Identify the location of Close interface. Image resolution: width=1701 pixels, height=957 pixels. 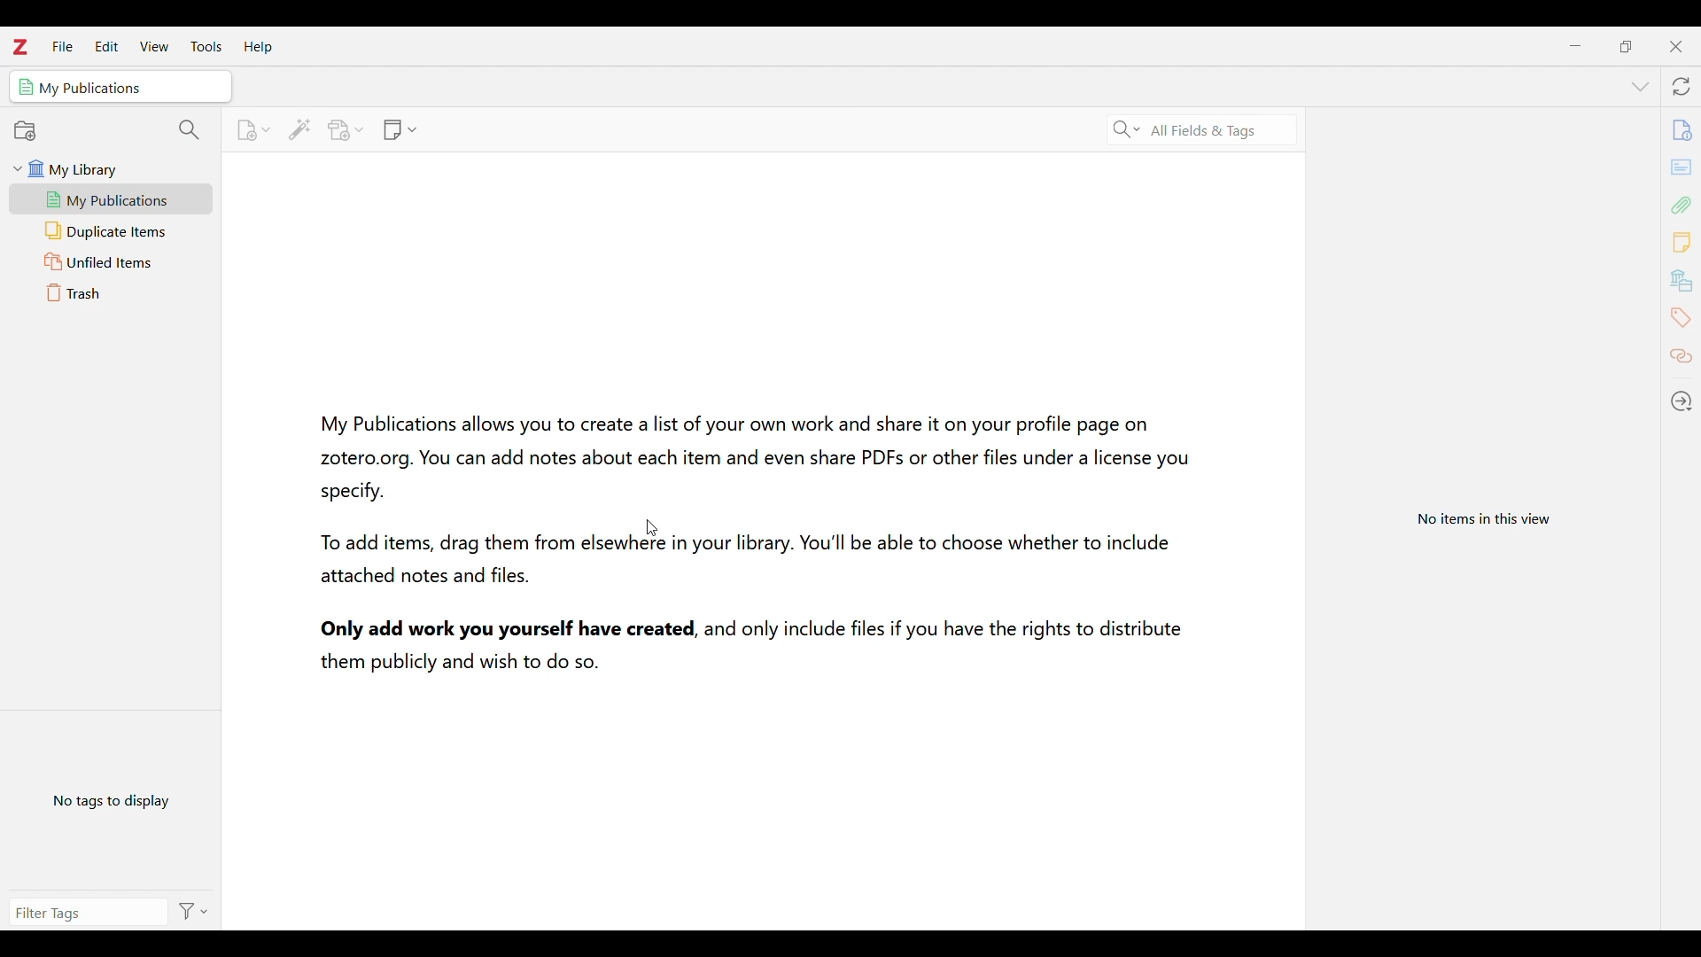
(1675, 46).